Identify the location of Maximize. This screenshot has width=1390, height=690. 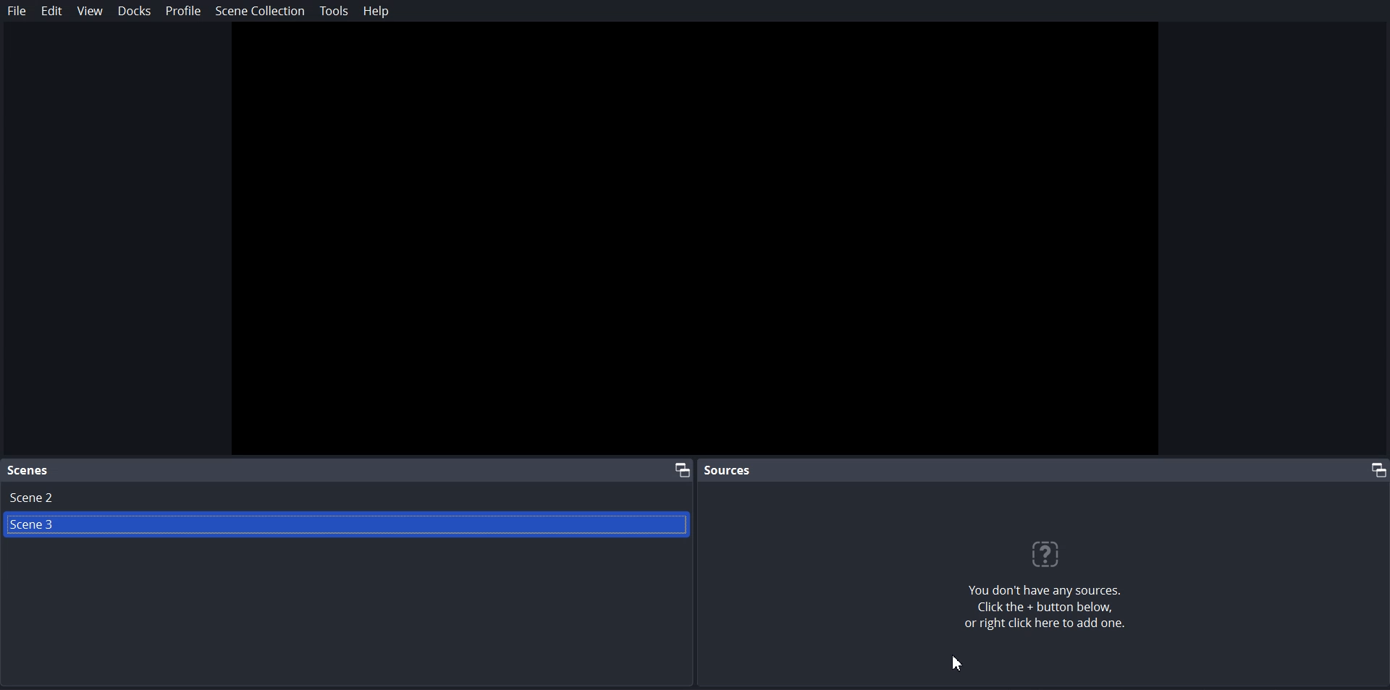
(681, 469).